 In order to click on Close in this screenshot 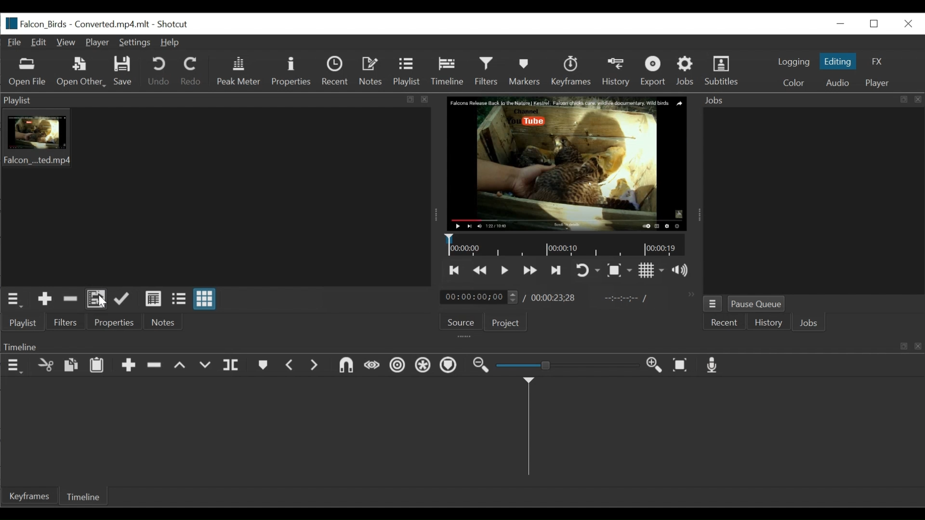, I will do `click(906, 23)`.